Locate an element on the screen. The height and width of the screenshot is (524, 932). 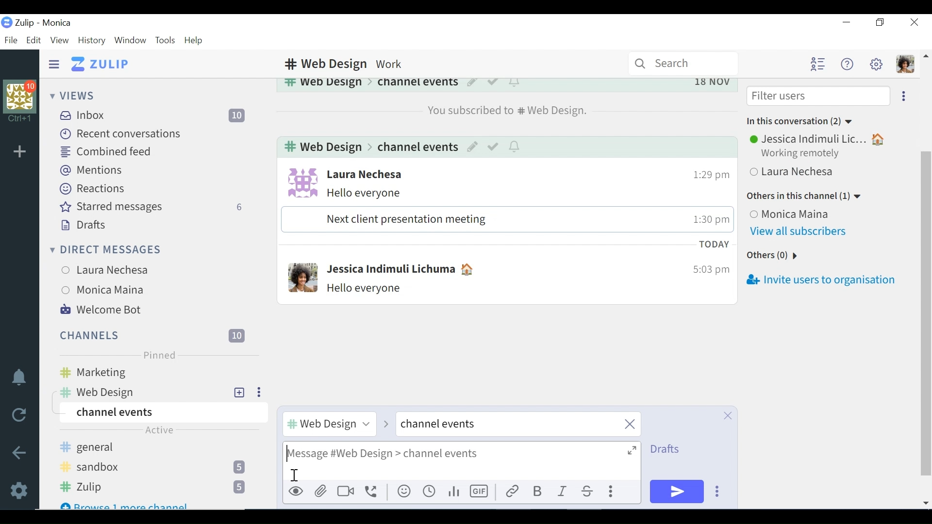
User is located at coordinates (825, 138).